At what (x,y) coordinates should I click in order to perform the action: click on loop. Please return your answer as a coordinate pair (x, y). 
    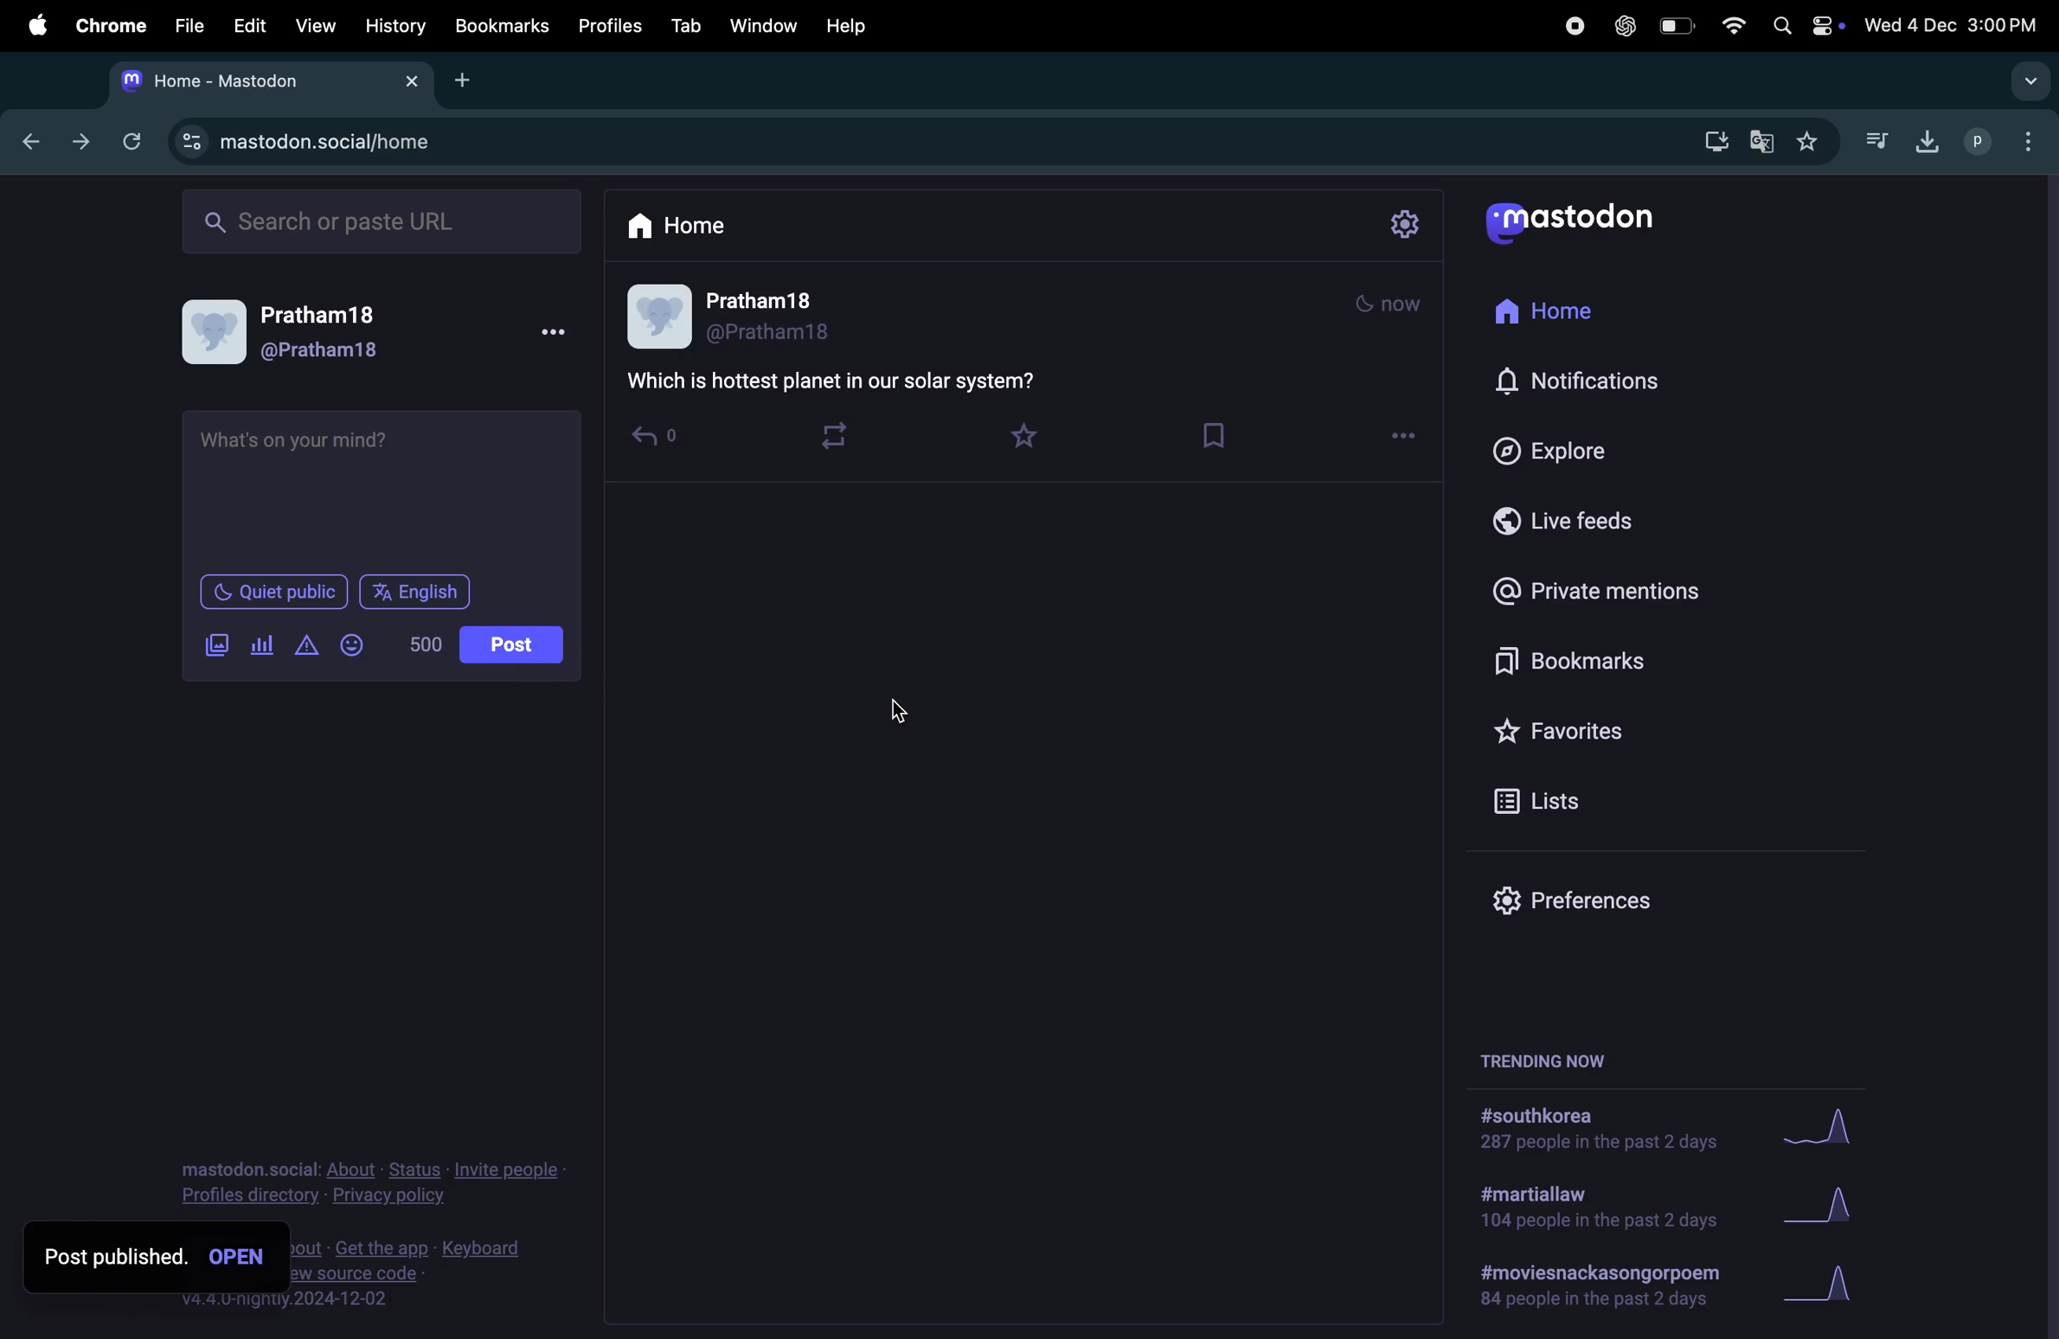
    Looking at the image, I should click on (842, 439).